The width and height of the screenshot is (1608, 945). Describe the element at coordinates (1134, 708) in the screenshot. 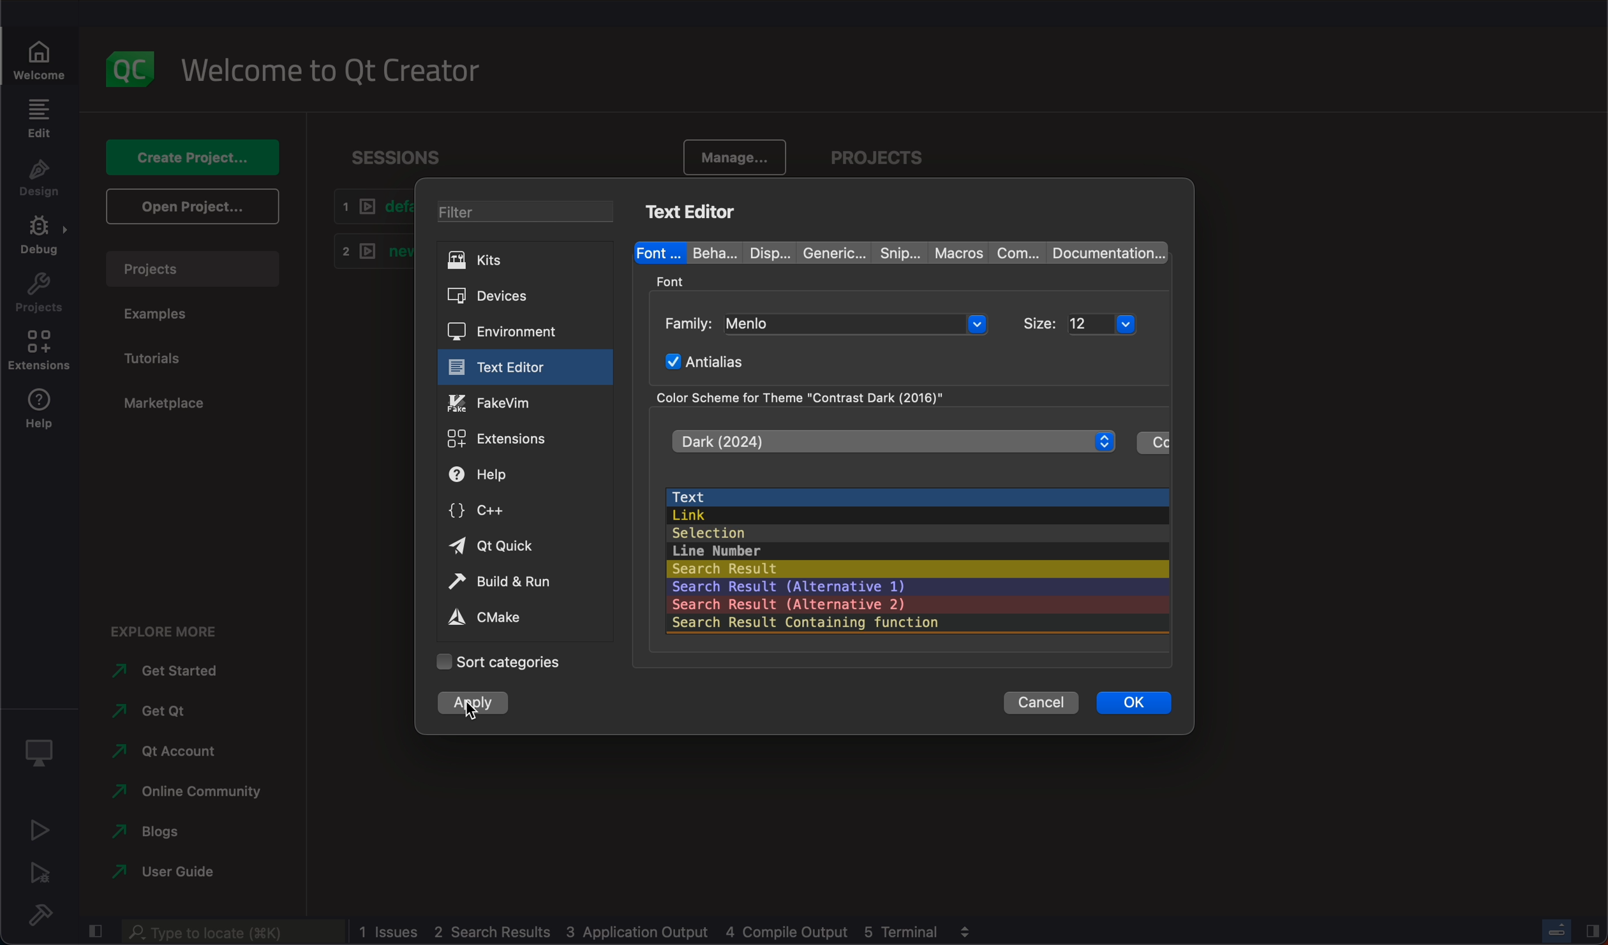

I see `ok` at that location.